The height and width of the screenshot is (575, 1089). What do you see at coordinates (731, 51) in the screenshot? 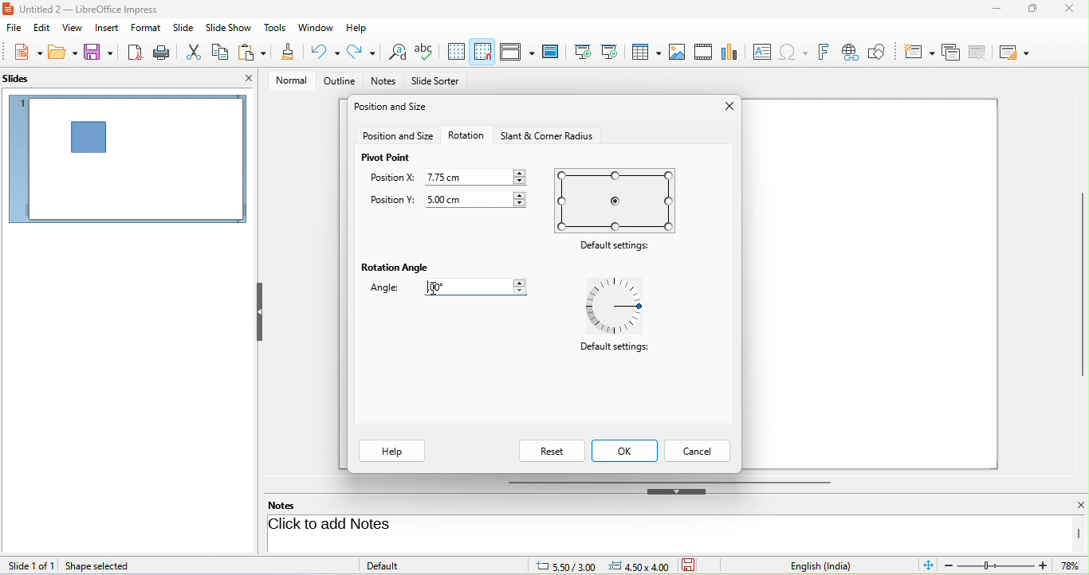
I see `chart` at bounding box center [731, 51].